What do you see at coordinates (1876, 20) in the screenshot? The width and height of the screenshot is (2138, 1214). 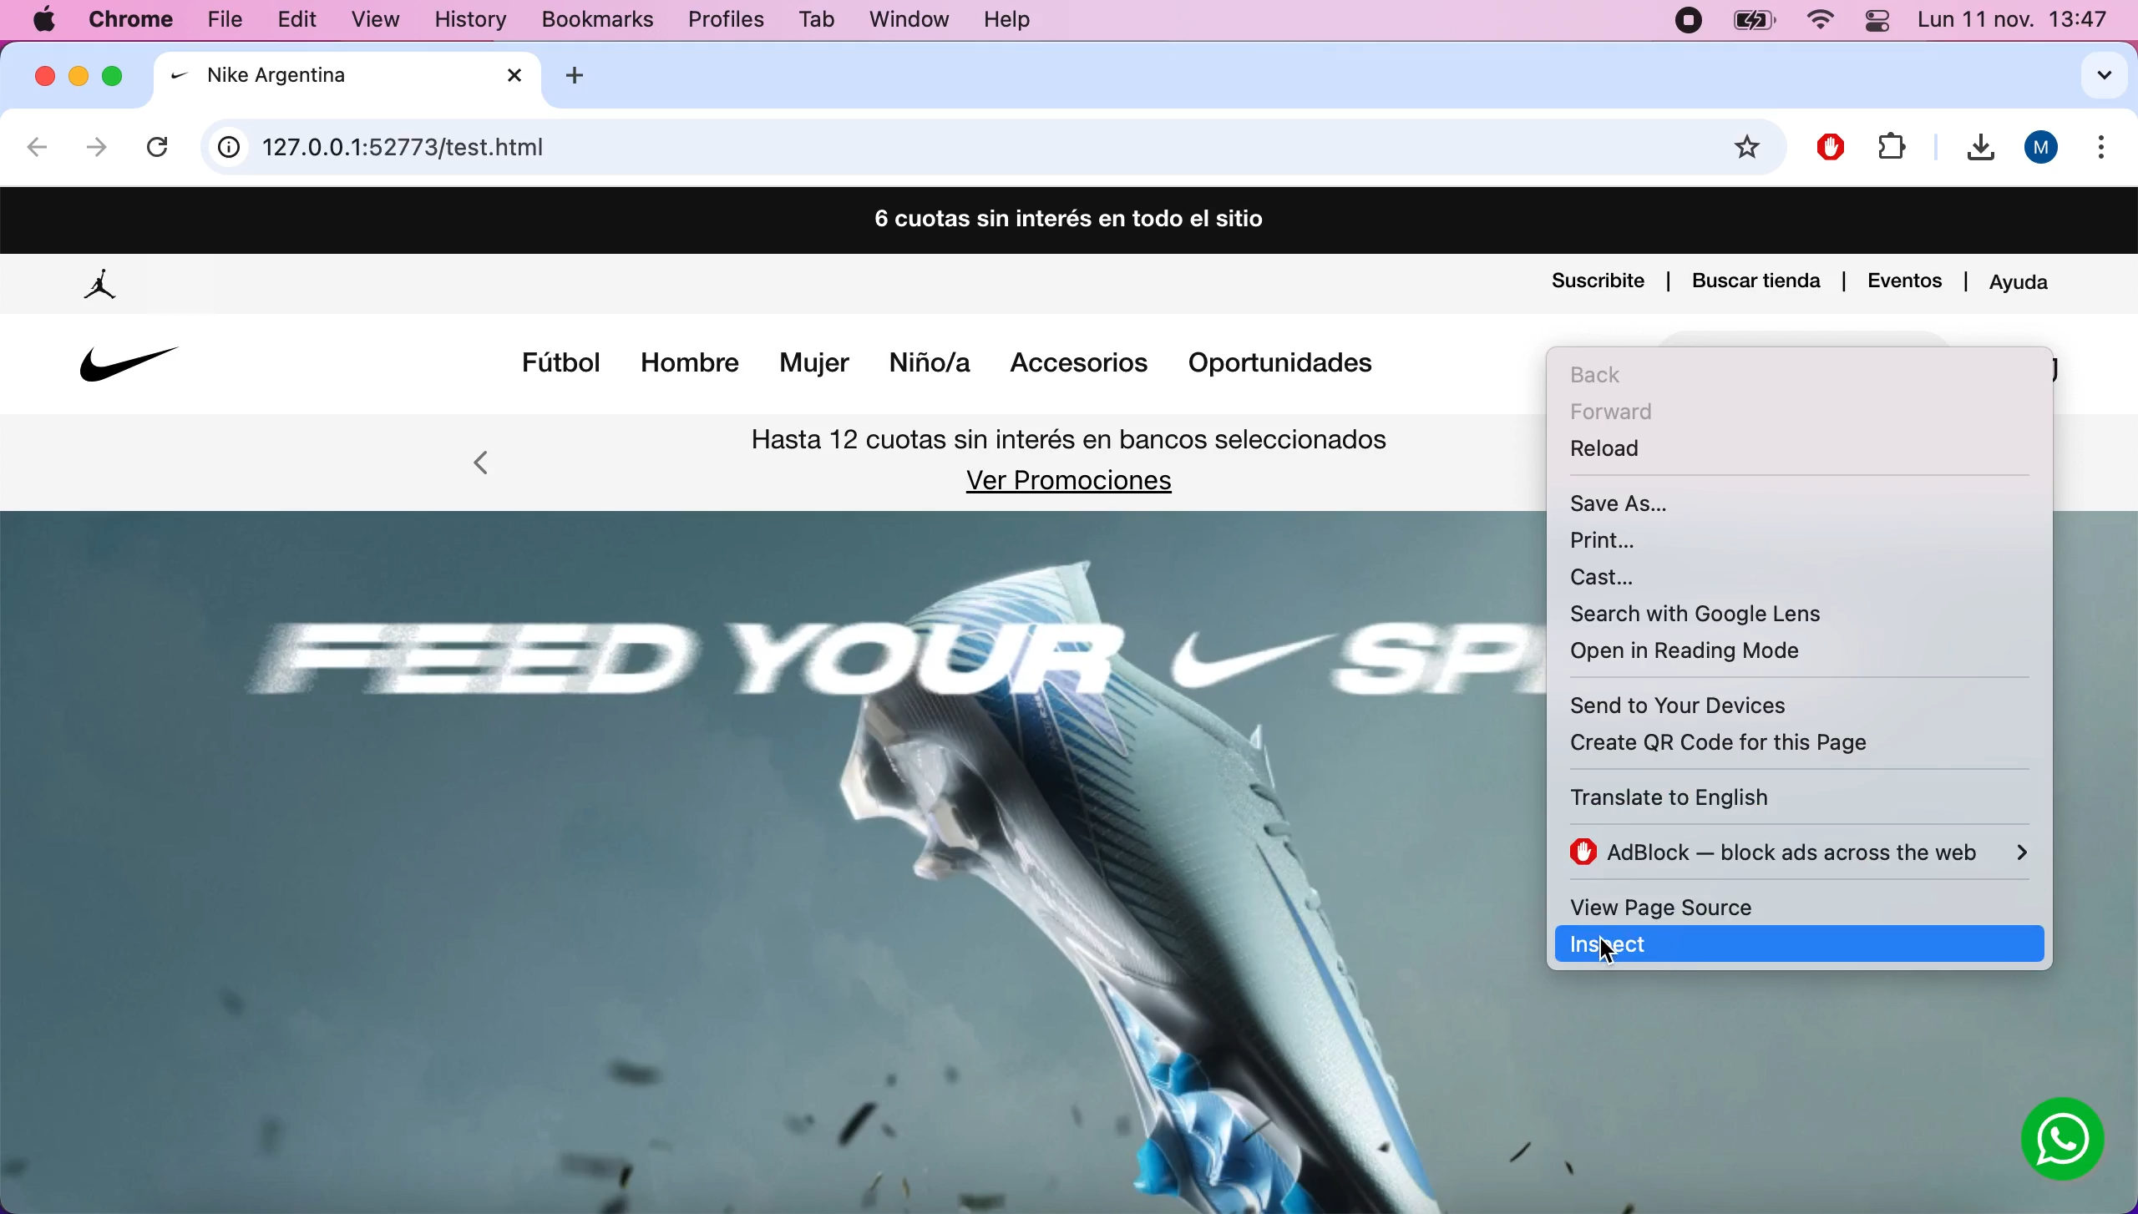 I see `panel control` at bounding box center [1876, 20].